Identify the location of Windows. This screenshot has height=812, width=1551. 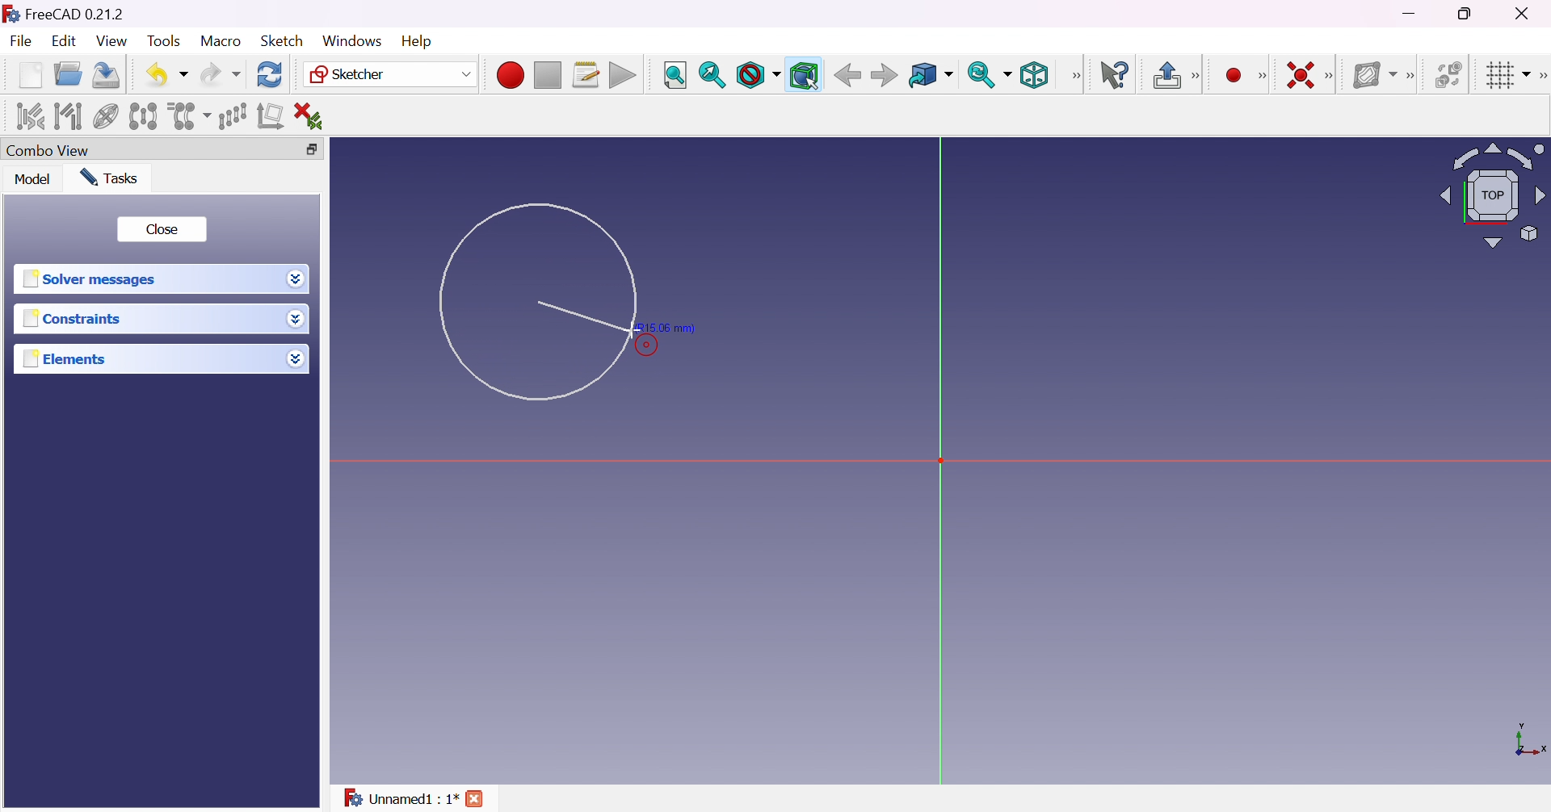
(351, 40).